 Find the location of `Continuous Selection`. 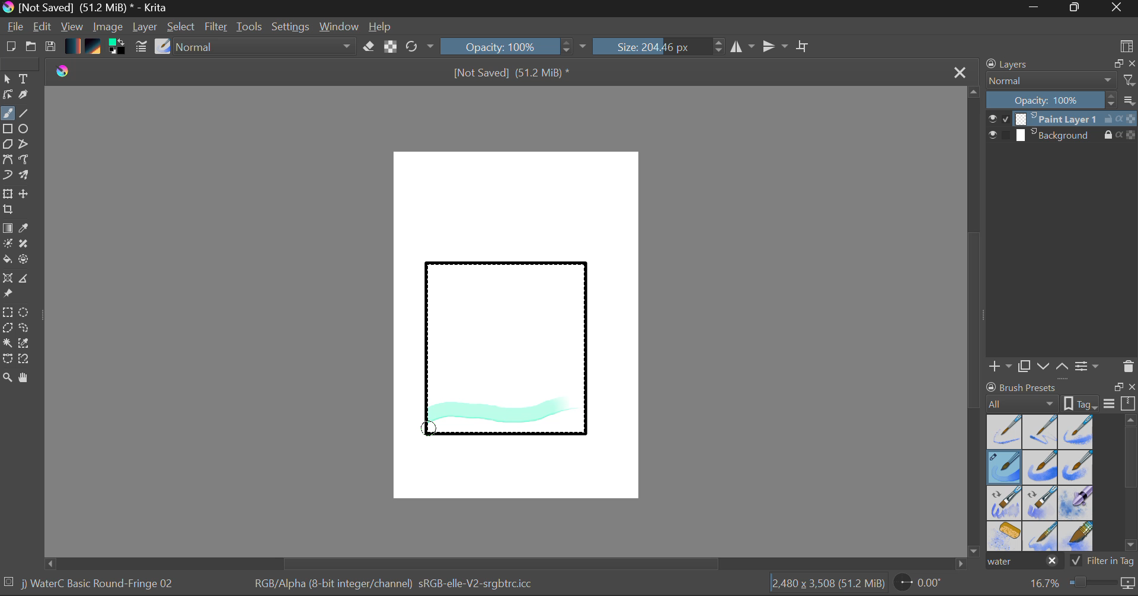

Continuous Selection is located at coordinates (7, 342).